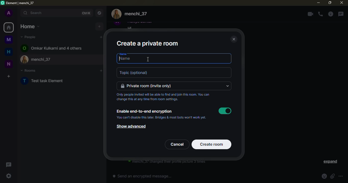 The image size is (348, 183). What do you see at coordinates (171, 86) in the screenshot?
I see `Input space for private room (invite only)` at bounding box center [171, 86].